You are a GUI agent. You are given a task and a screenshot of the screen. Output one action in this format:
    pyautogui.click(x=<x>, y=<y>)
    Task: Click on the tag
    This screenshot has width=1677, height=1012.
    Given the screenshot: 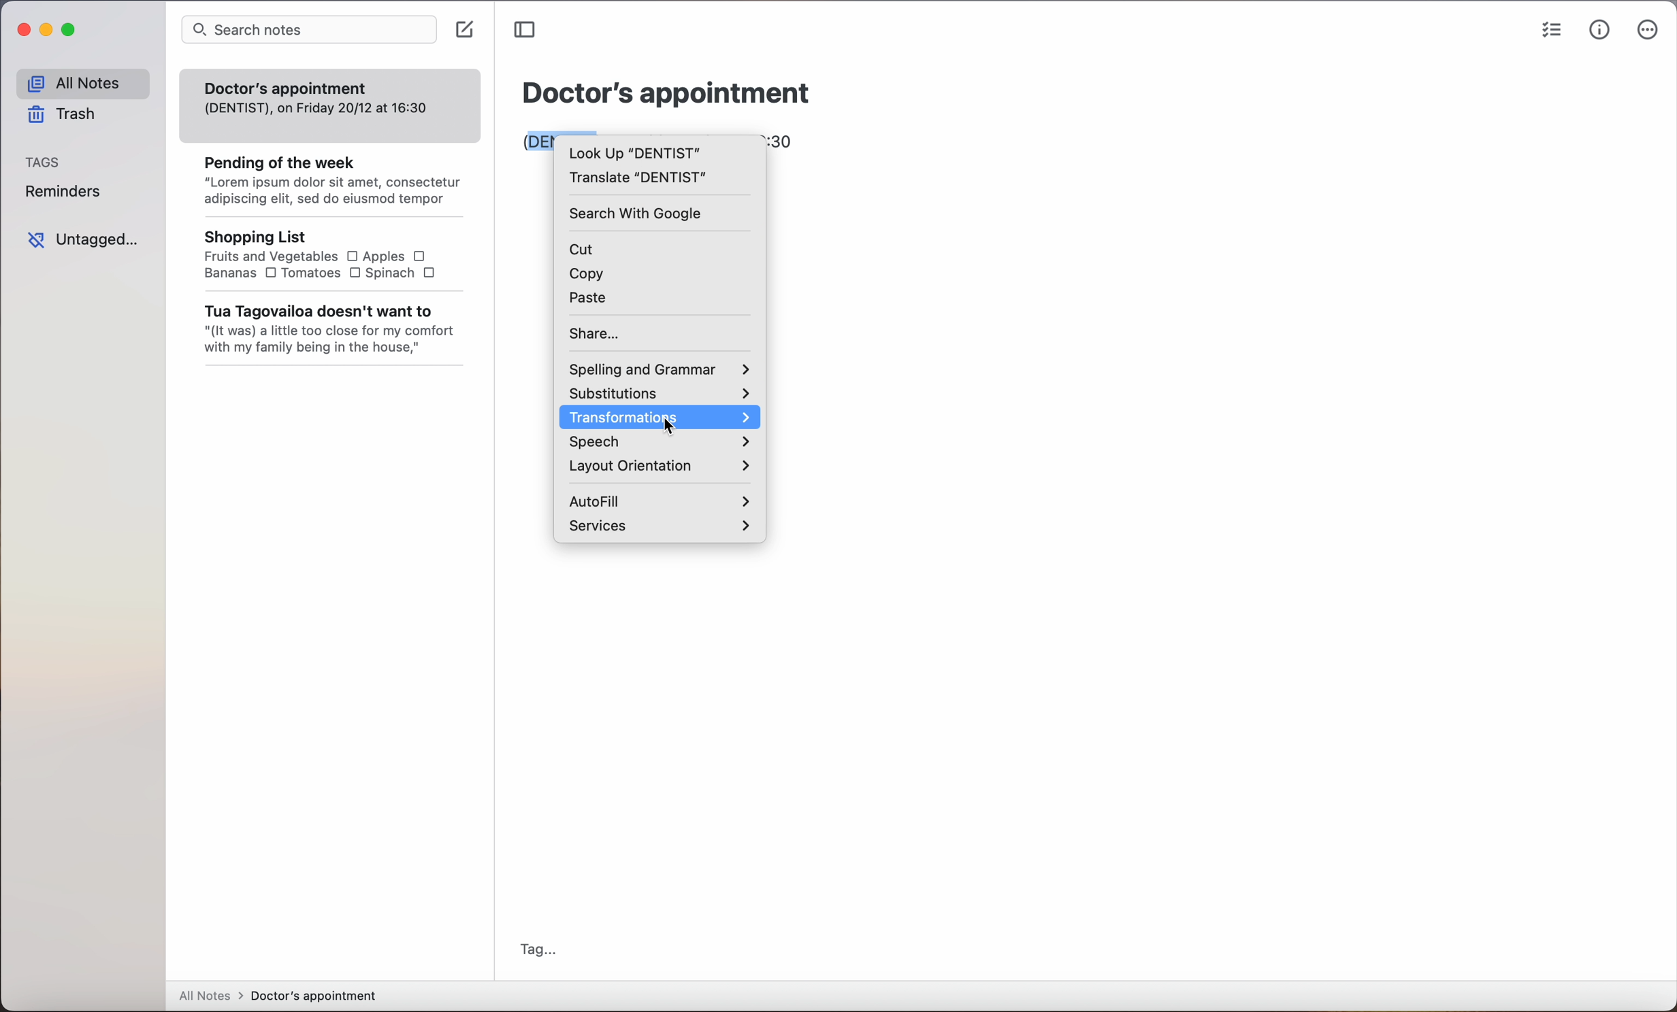 What is the action you would take?
    pyautogui.click(x=538, y=947)
    